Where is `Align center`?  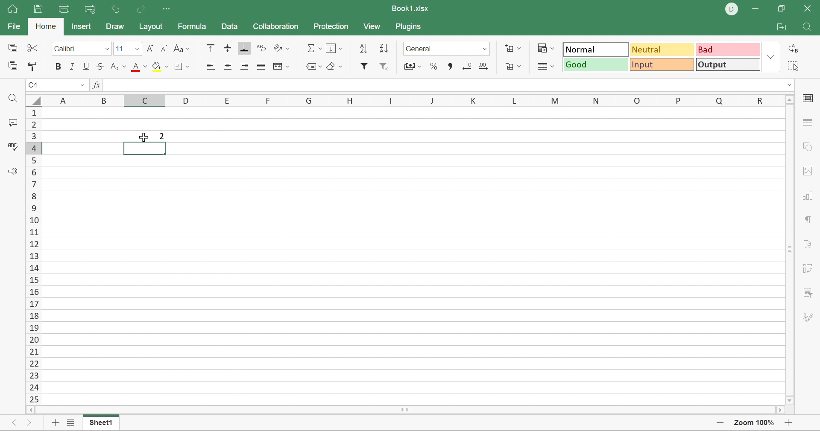 Align center is located at coordinates (228, 66).